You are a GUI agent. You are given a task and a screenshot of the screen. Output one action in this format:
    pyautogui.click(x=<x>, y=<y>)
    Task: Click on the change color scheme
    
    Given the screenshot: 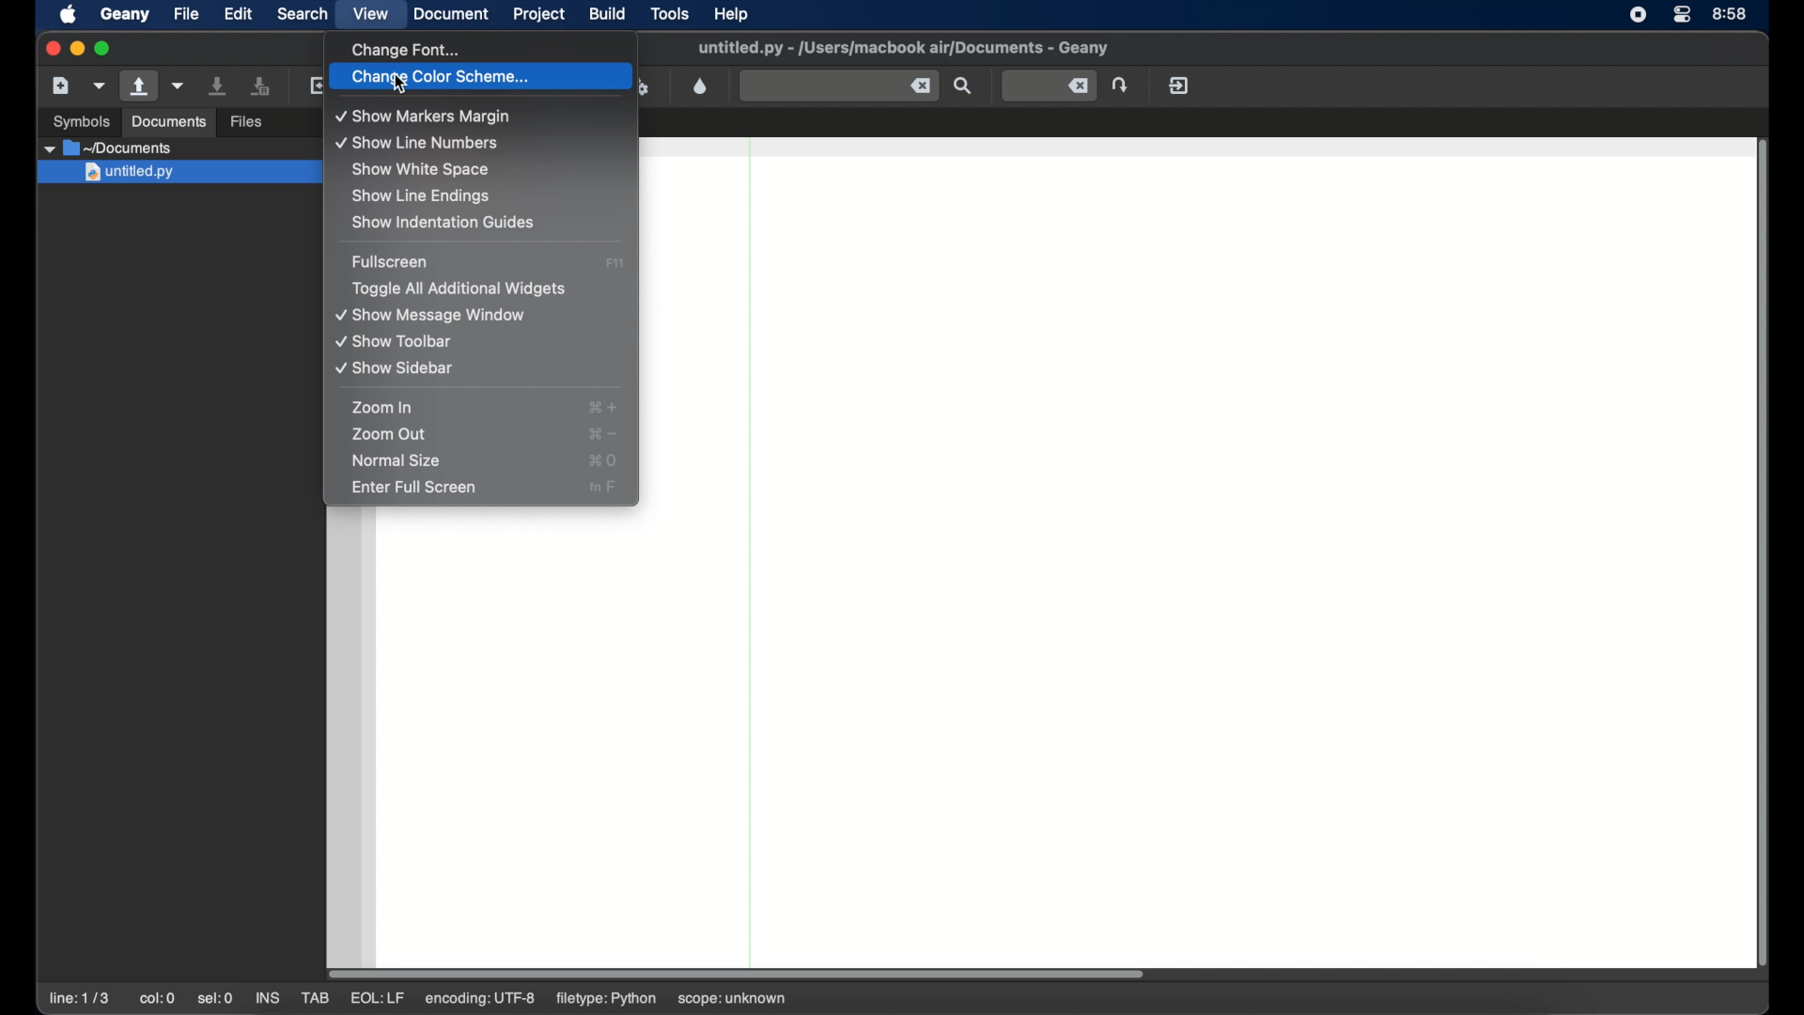 What is the action you would take?
    pyautogui.click(x=474, y=75)
    